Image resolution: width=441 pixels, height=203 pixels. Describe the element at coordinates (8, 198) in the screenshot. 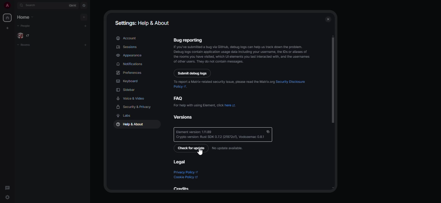

I see `quick settings` at that location.